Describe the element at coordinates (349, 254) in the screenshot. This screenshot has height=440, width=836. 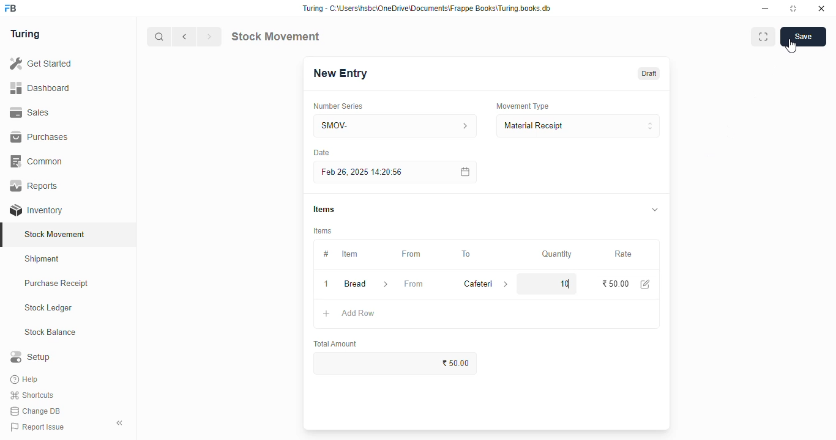
I see `item` at that location.